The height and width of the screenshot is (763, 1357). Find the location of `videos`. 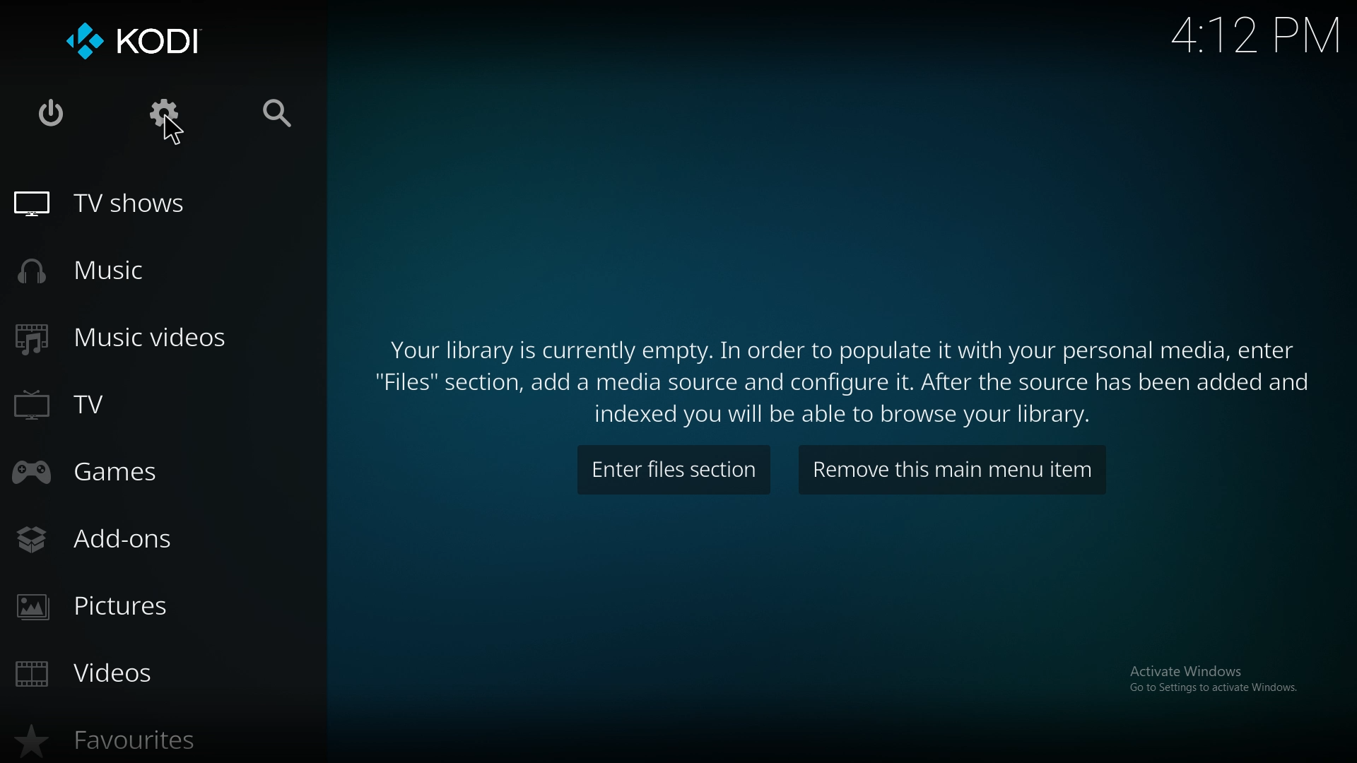

videos is located at coordinates (111, 673).